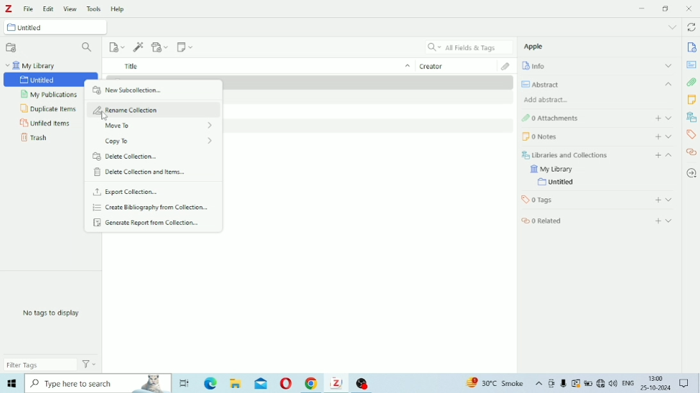 The width and height of the screenshot is (700, 393). Describe the element at coordinates (260, 381) in the screenshot. I see `` at that location.